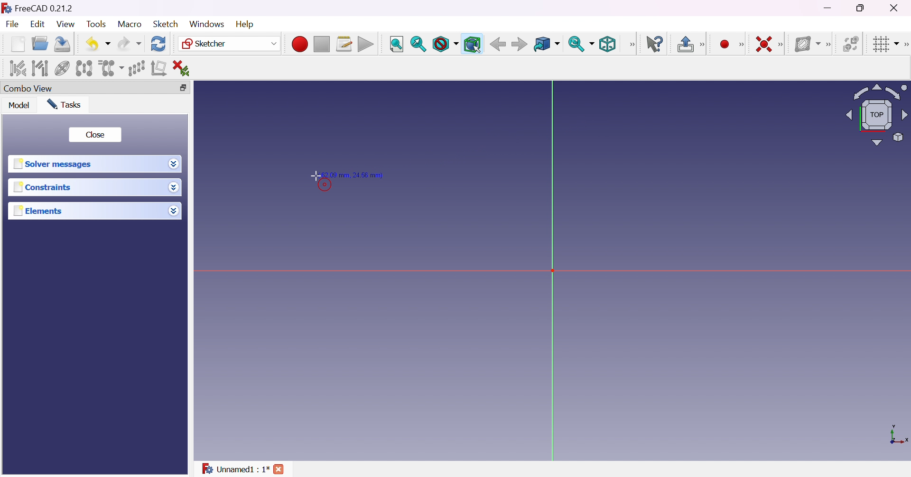 Image resolution: width=911 pixels, height=477 pixels. Describe the element at coordinates (853, 44) in the screenshot. I see `Switch virtual space` at that location.